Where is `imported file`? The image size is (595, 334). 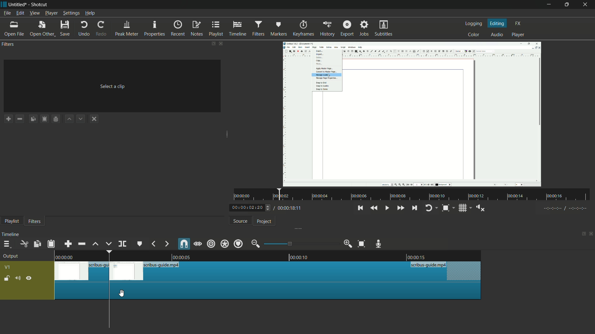 imported file is located at coordinates (412, 114).